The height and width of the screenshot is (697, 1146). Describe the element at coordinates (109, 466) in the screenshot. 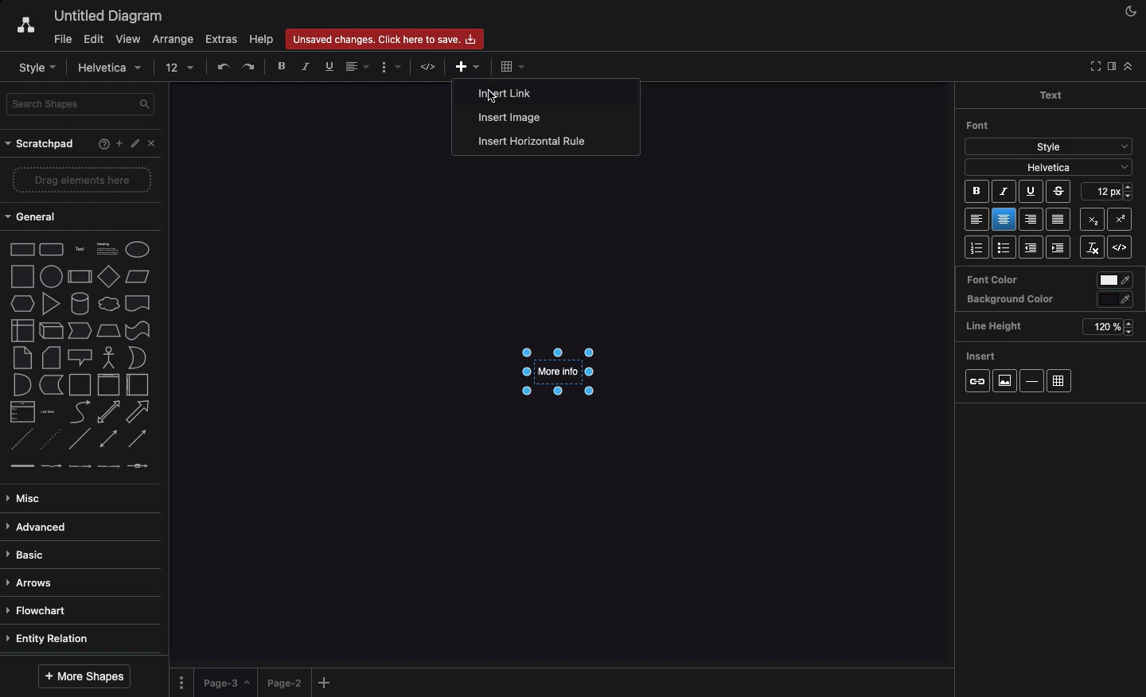

I see `connector with 3 labels` at that location.